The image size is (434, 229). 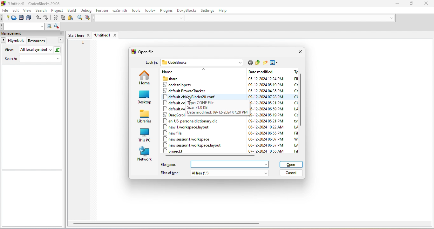 I want to click on date, so click(x=265, y=151).